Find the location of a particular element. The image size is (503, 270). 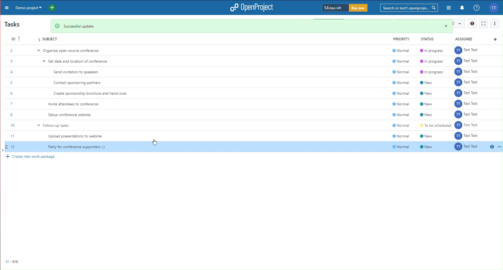

Assignee is located at coordinates (466, 38).